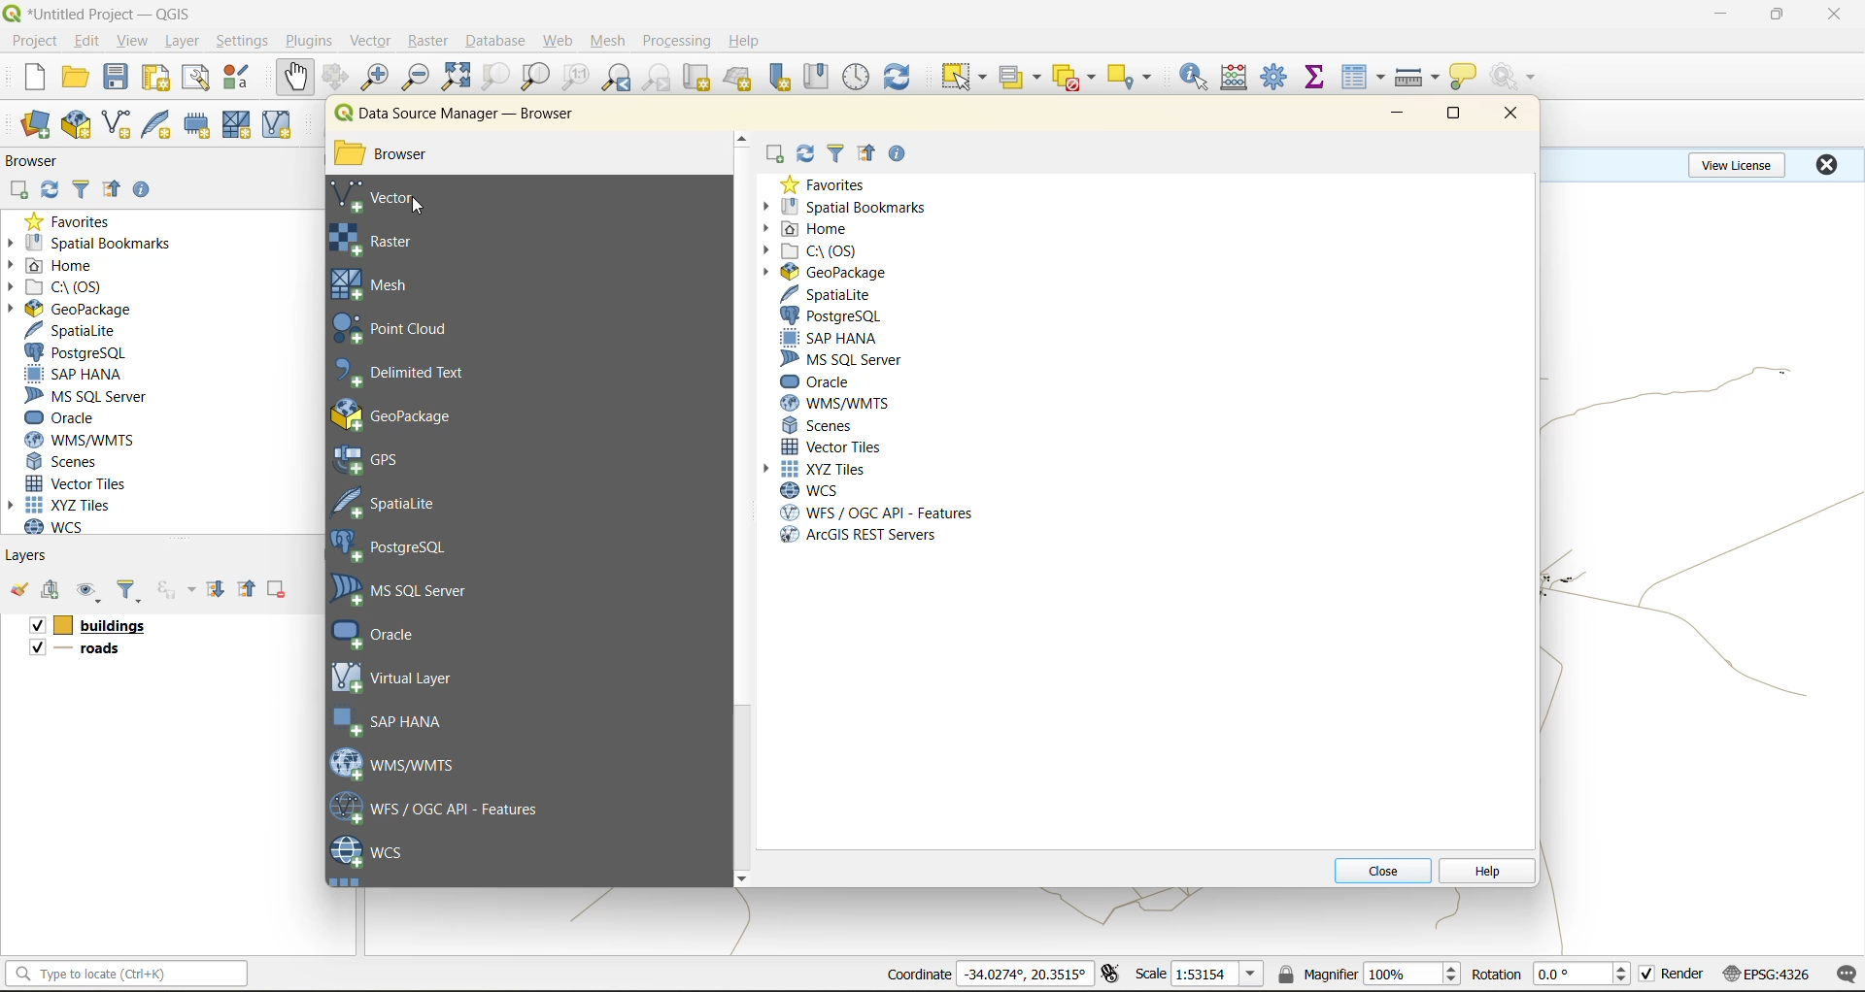 The height and width of the screenshot is (992, 1865). Describe the element at coordinates (832, 445) in the screenshot. I see `vector tiles` at that location.